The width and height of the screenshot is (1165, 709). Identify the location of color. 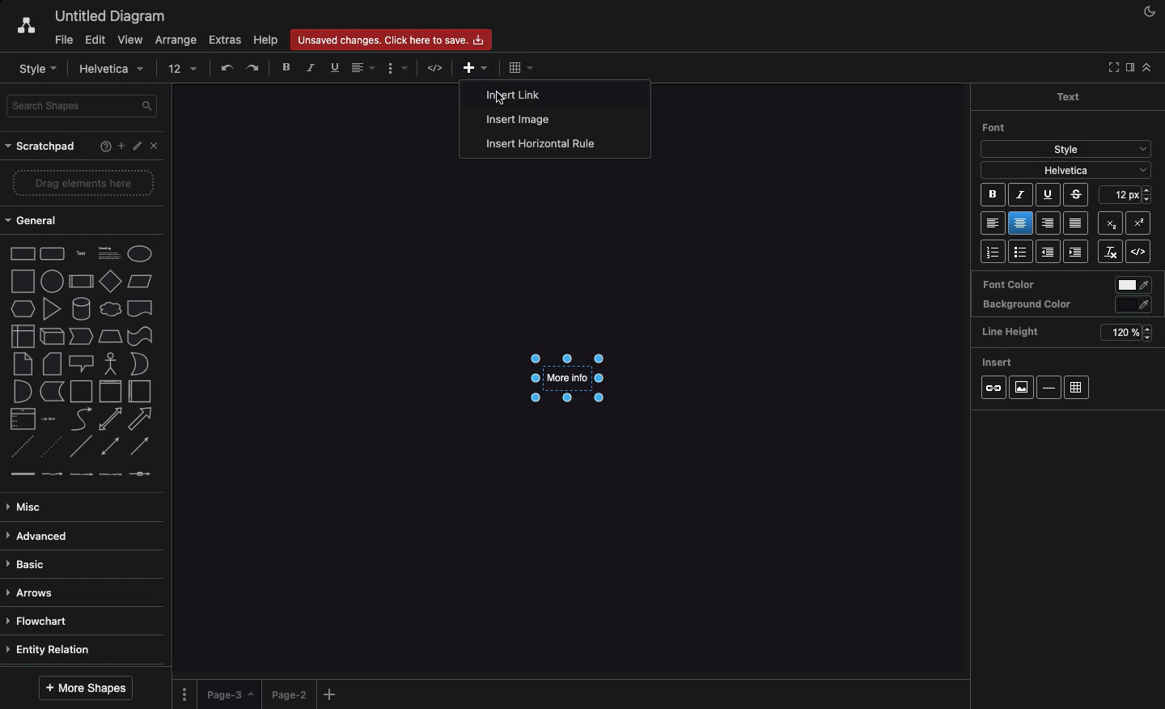
(1134, 286).